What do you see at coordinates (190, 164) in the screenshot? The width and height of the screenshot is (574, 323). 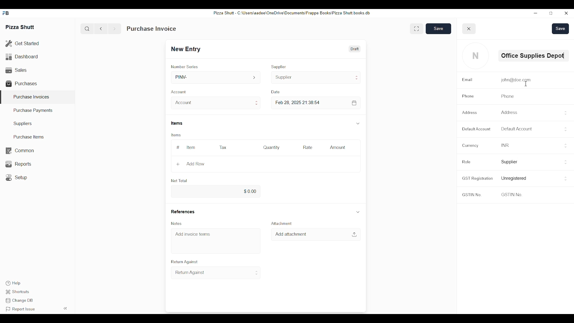 I see `Add Row` at bounding box center [190, 164].